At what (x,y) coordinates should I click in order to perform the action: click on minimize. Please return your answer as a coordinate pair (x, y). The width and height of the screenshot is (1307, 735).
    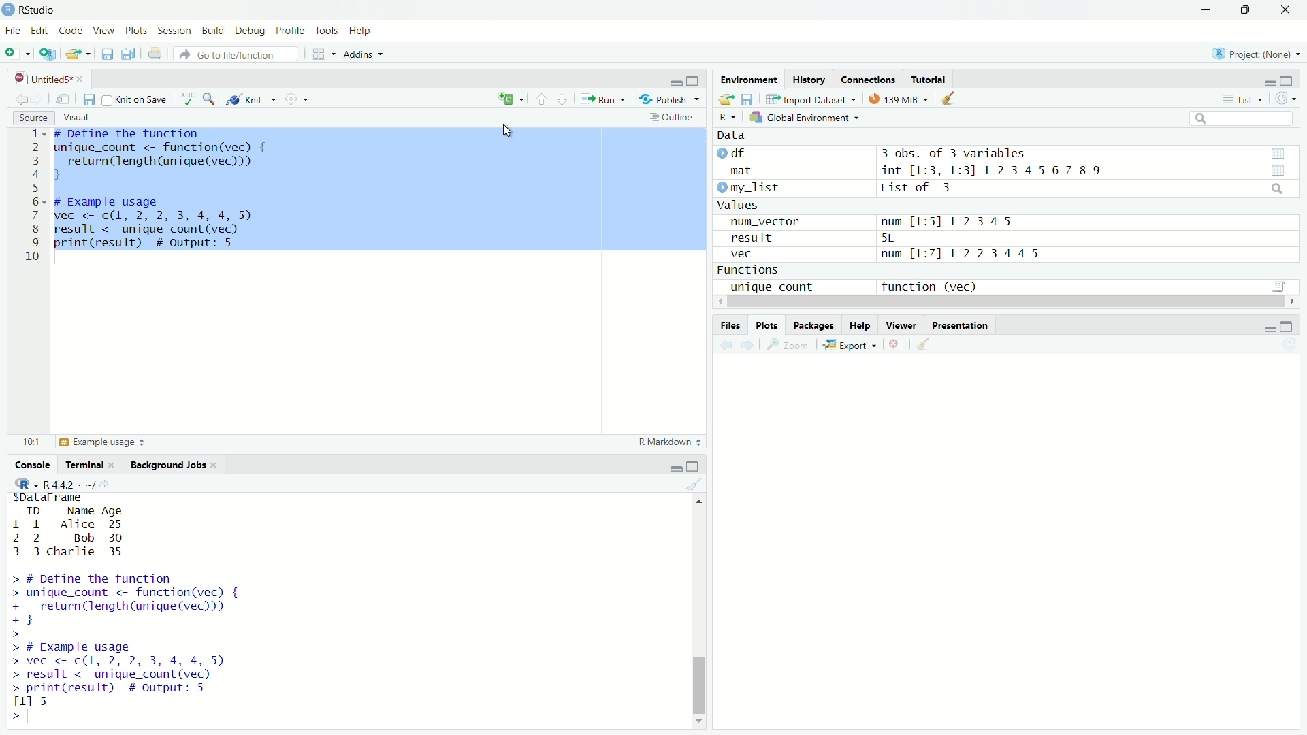
    Looking at the image, I should click on (1206, 10).